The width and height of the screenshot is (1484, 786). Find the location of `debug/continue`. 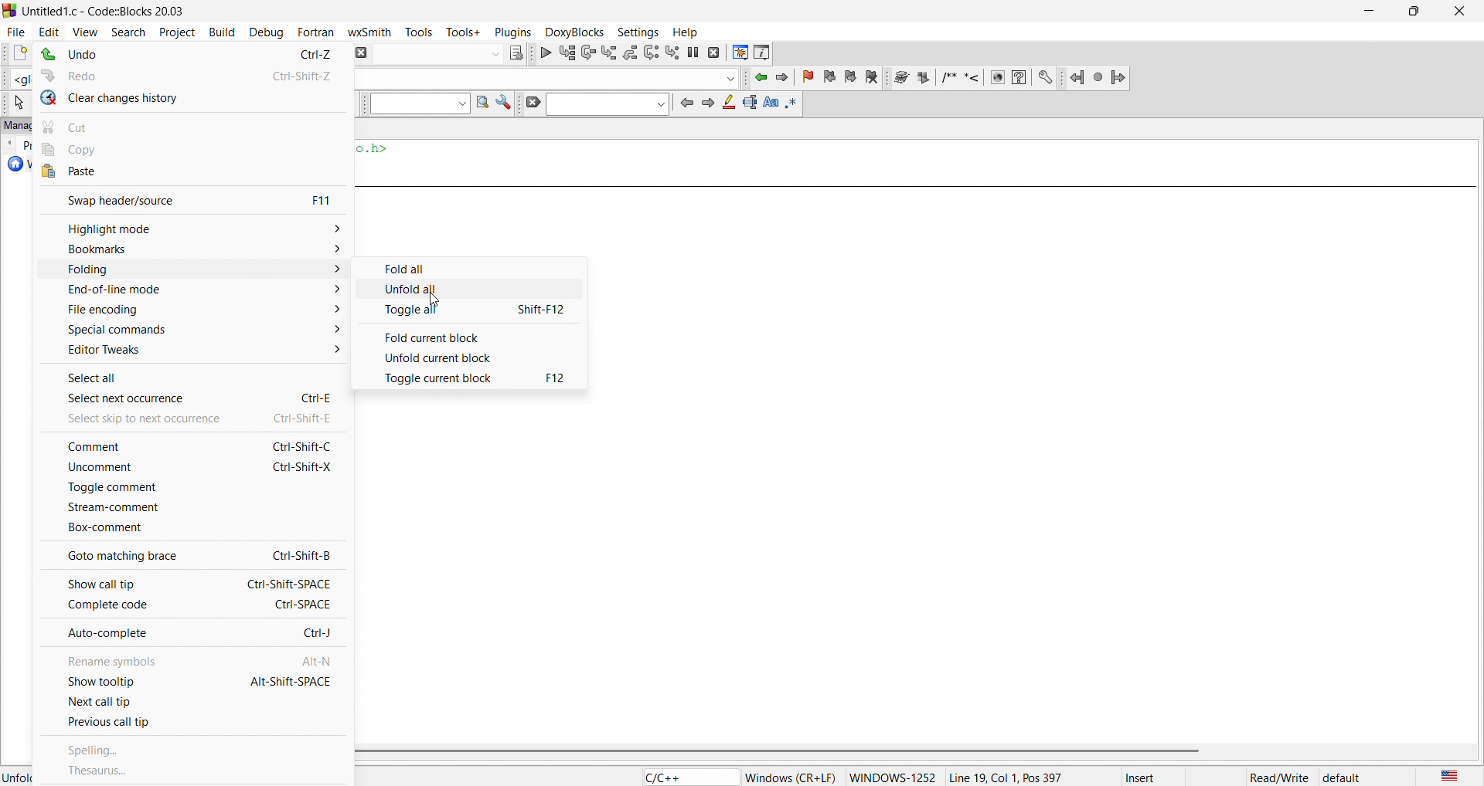

debug/continue is located at coordinates (544, 53).